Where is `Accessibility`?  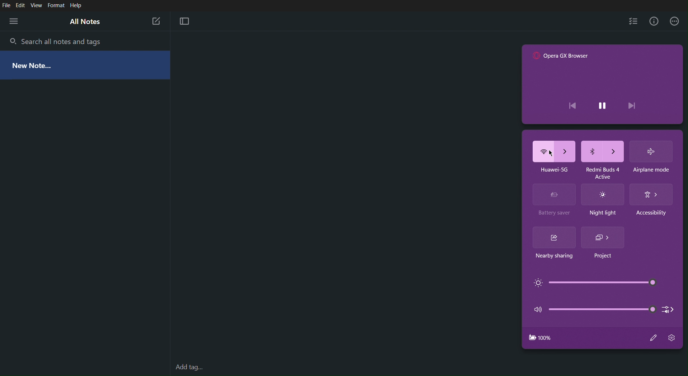
Accessibility is located at coordinates (652, 193).